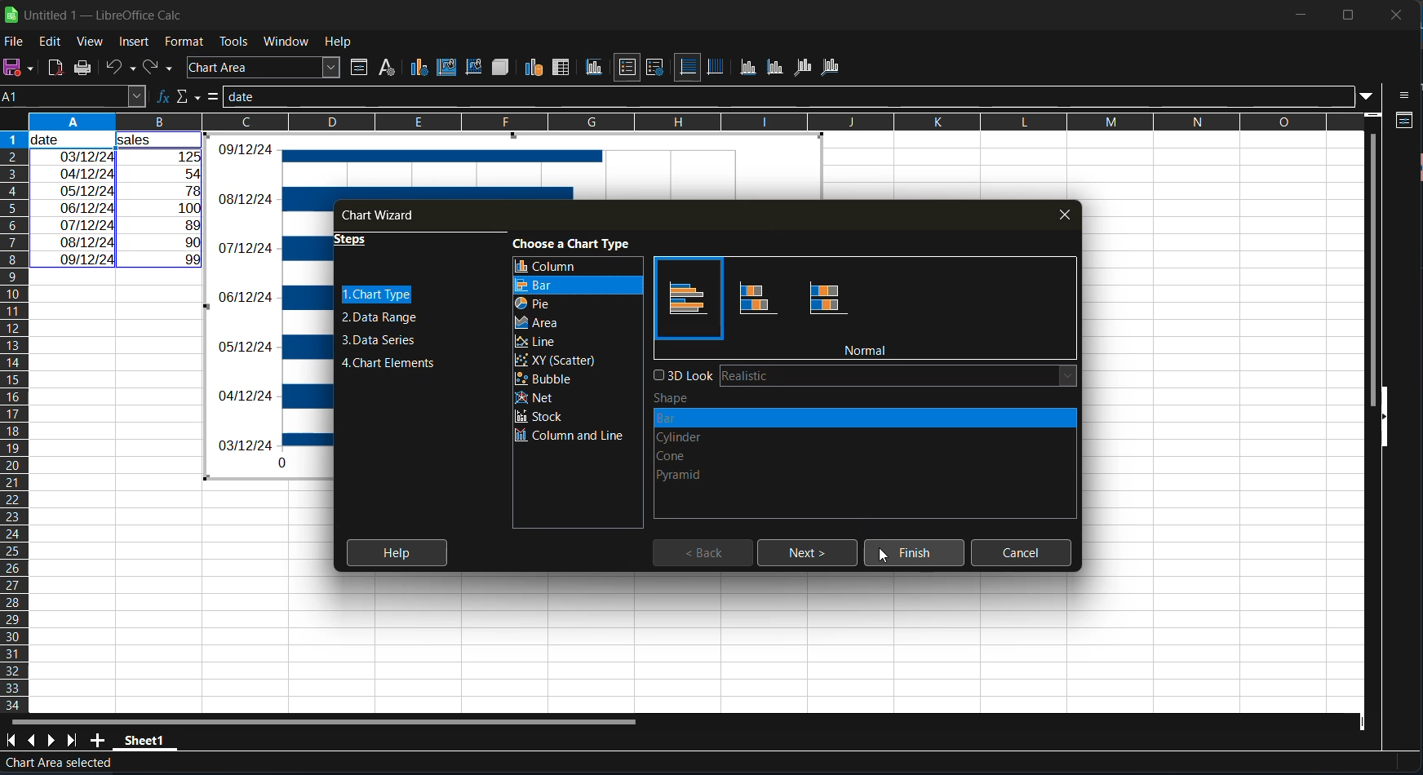 The height and width of the screenshot is (775, 1423). I want to click on data series, so click(385, 339).